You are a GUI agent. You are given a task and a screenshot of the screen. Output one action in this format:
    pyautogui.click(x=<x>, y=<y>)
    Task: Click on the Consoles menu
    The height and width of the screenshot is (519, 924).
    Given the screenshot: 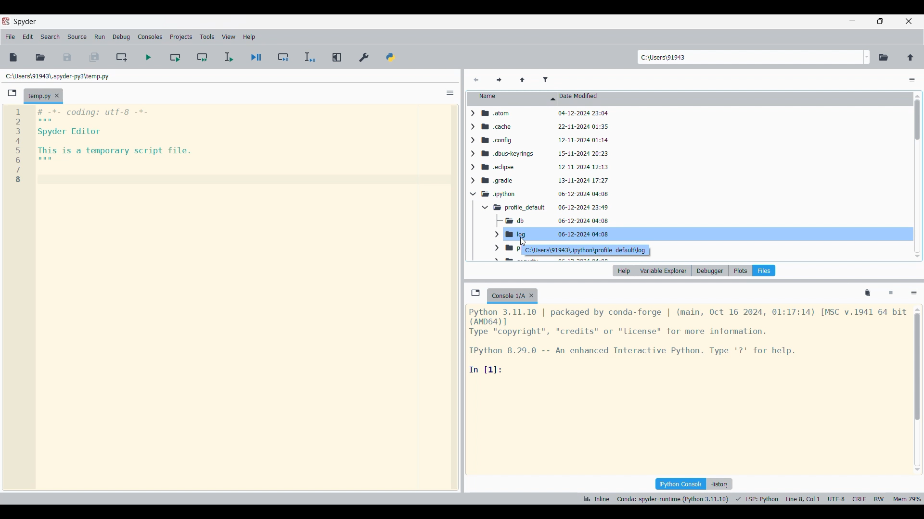 What is the action you would take?
    pyautogui.click(x=150, y=37)
    